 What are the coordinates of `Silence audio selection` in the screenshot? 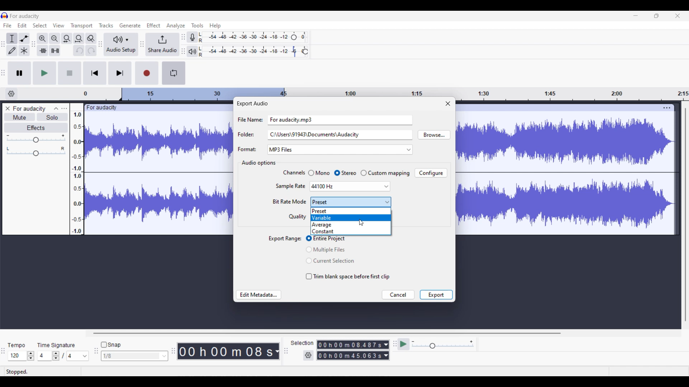 It's located at (55, 51).